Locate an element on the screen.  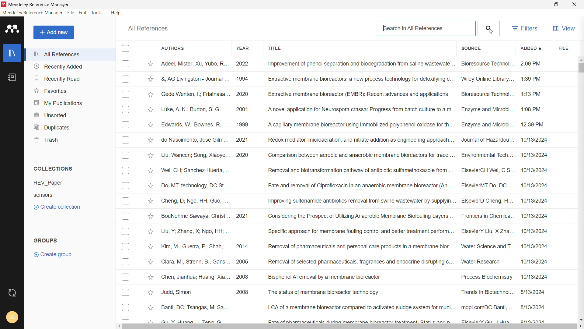
cursor is located at coordinates (489, 33).